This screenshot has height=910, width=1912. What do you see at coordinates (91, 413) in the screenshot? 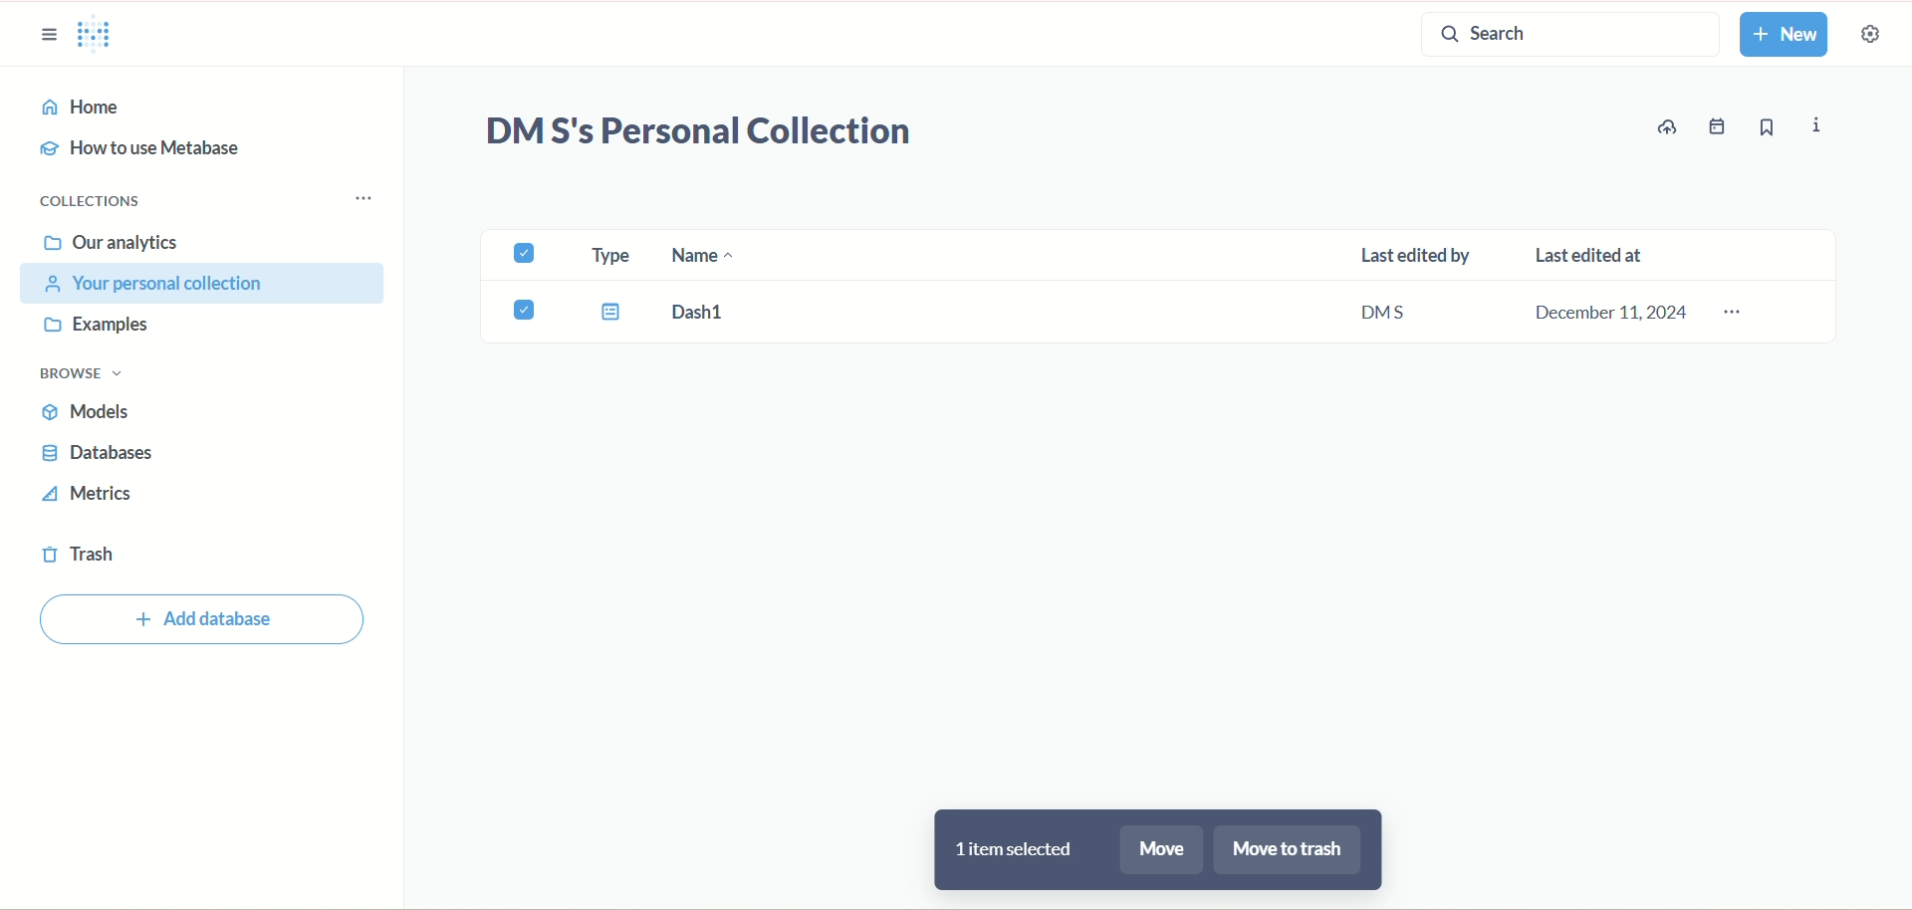
I see `models` at bounding box center [91, 413].